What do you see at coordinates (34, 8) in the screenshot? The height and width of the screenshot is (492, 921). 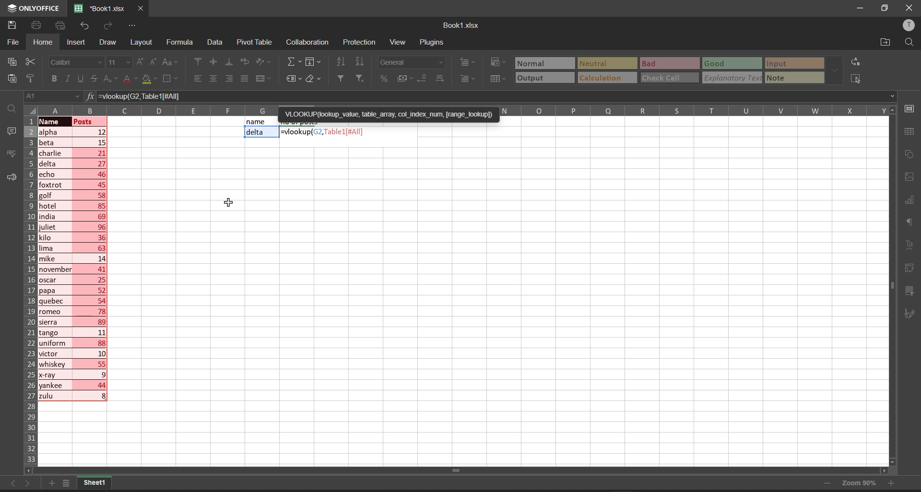 I see `onlyoffice` at bounding box center [34, 8].